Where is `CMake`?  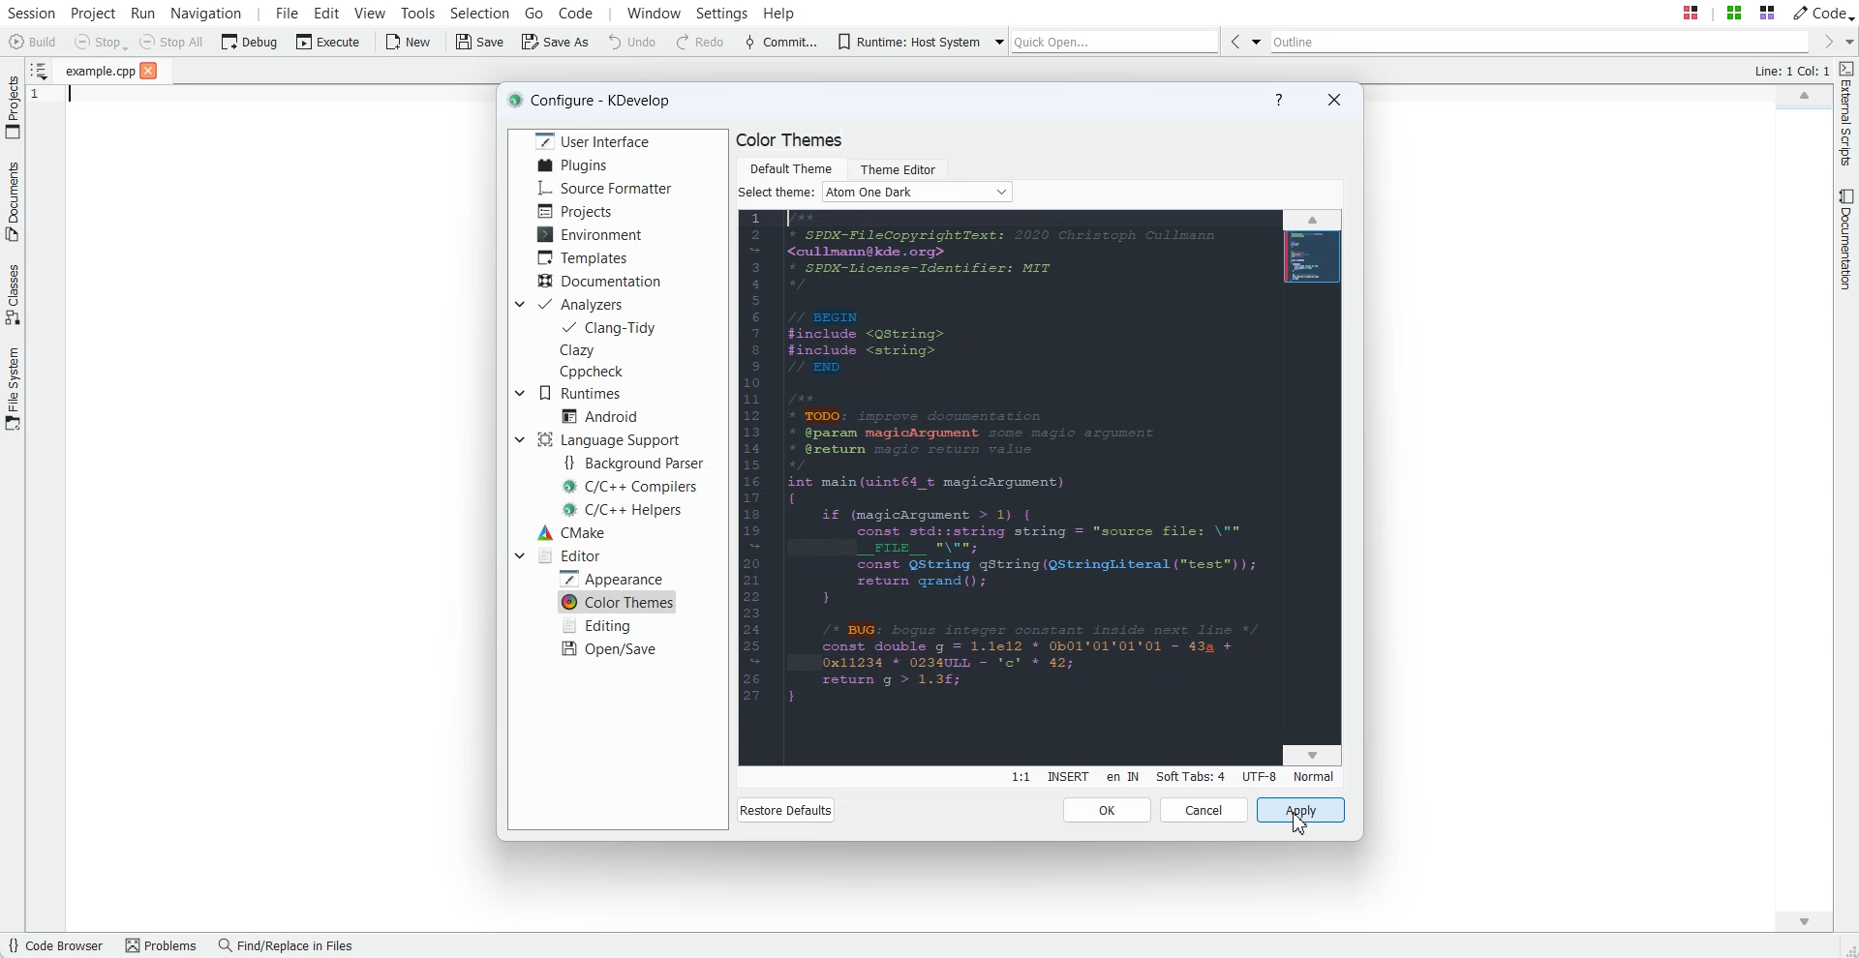 CMake is located at coordinates (571, 532).